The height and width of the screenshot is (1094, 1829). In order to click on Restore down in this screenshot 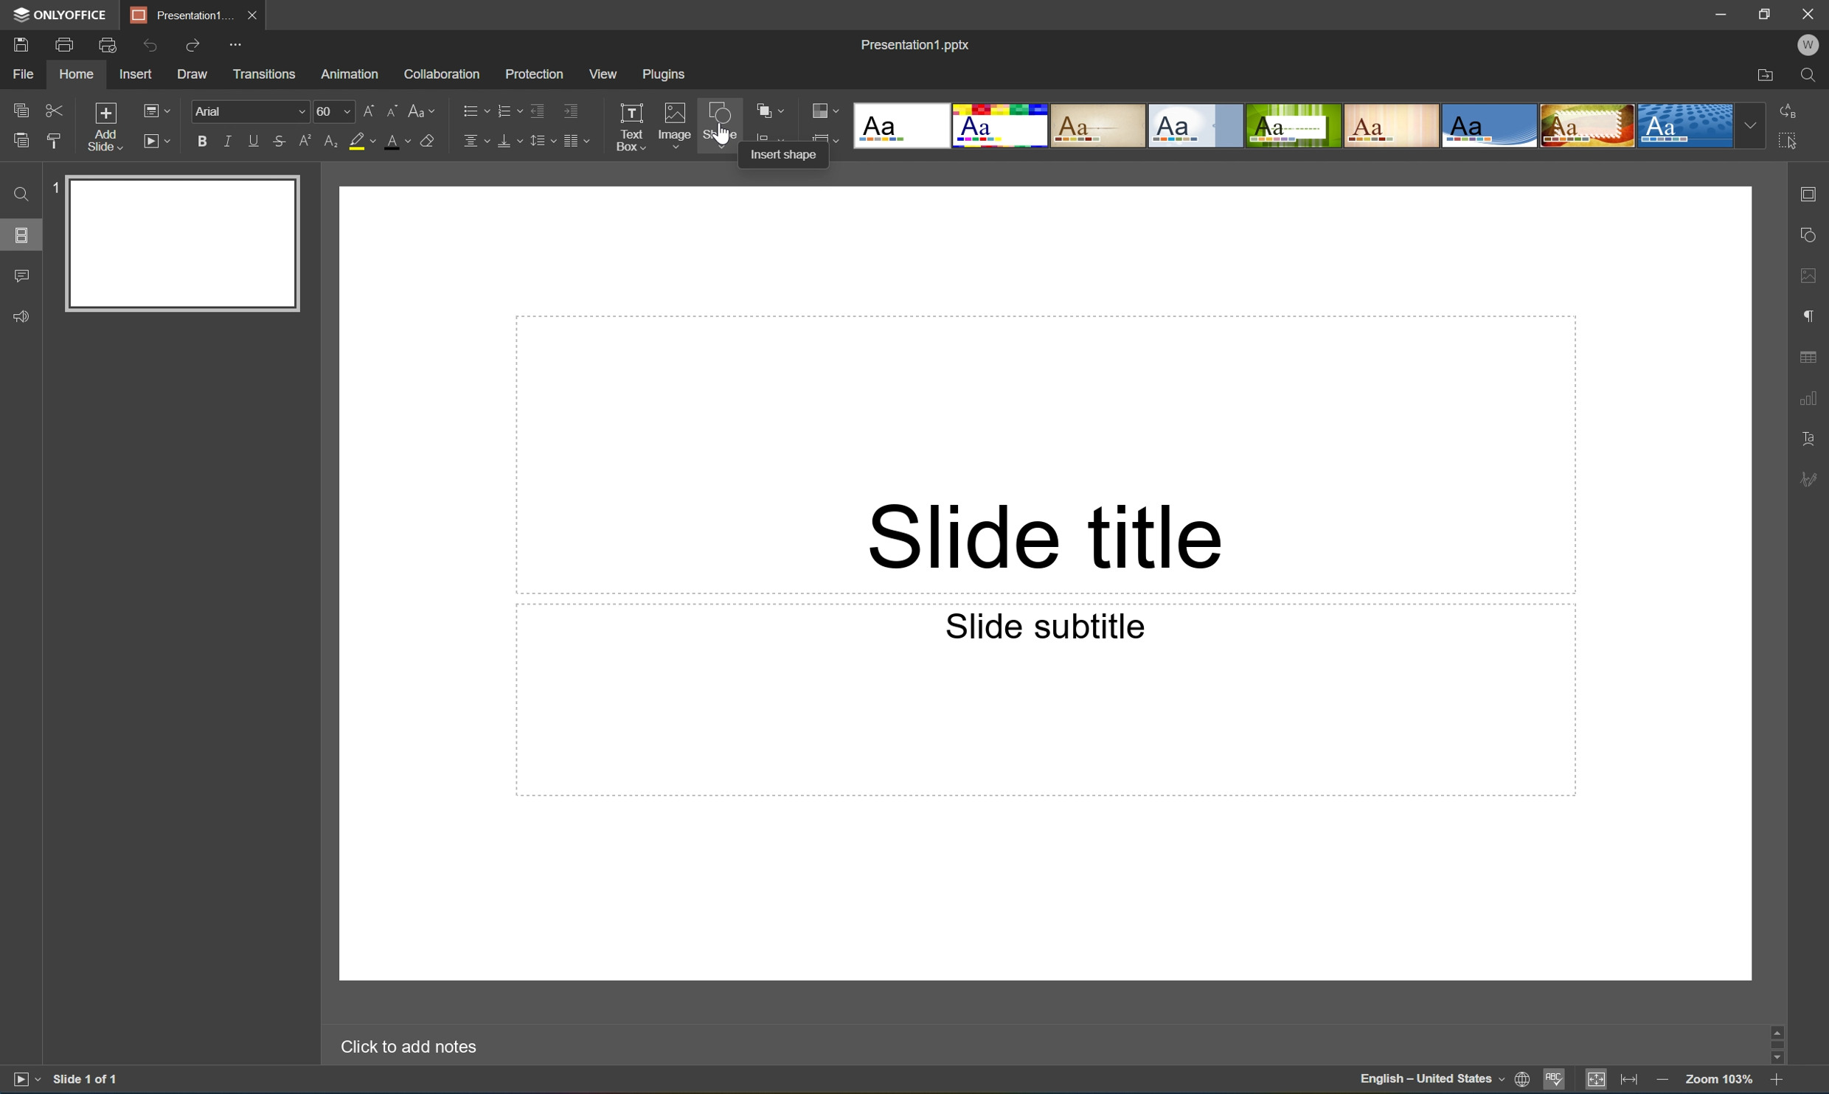, I will do `click(1762, 14)`.